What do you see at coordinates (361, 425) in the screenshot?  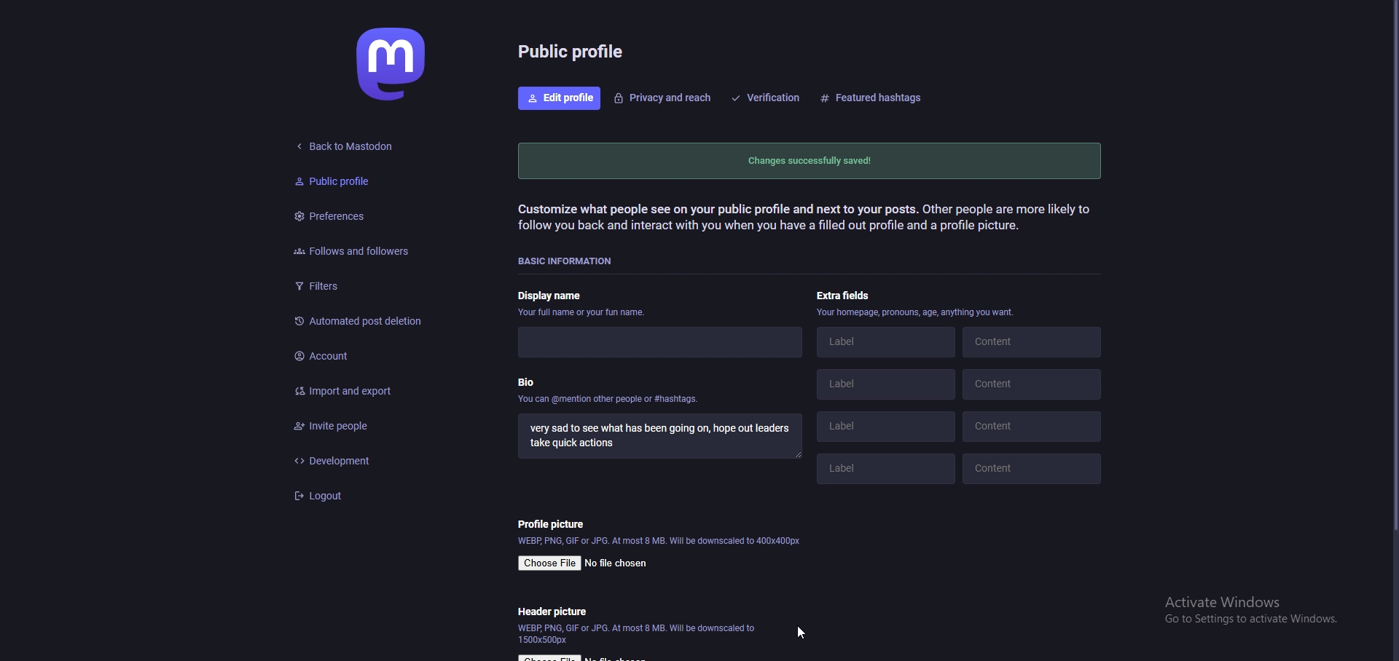 I see `invite people` at bounding box center [361, 425].